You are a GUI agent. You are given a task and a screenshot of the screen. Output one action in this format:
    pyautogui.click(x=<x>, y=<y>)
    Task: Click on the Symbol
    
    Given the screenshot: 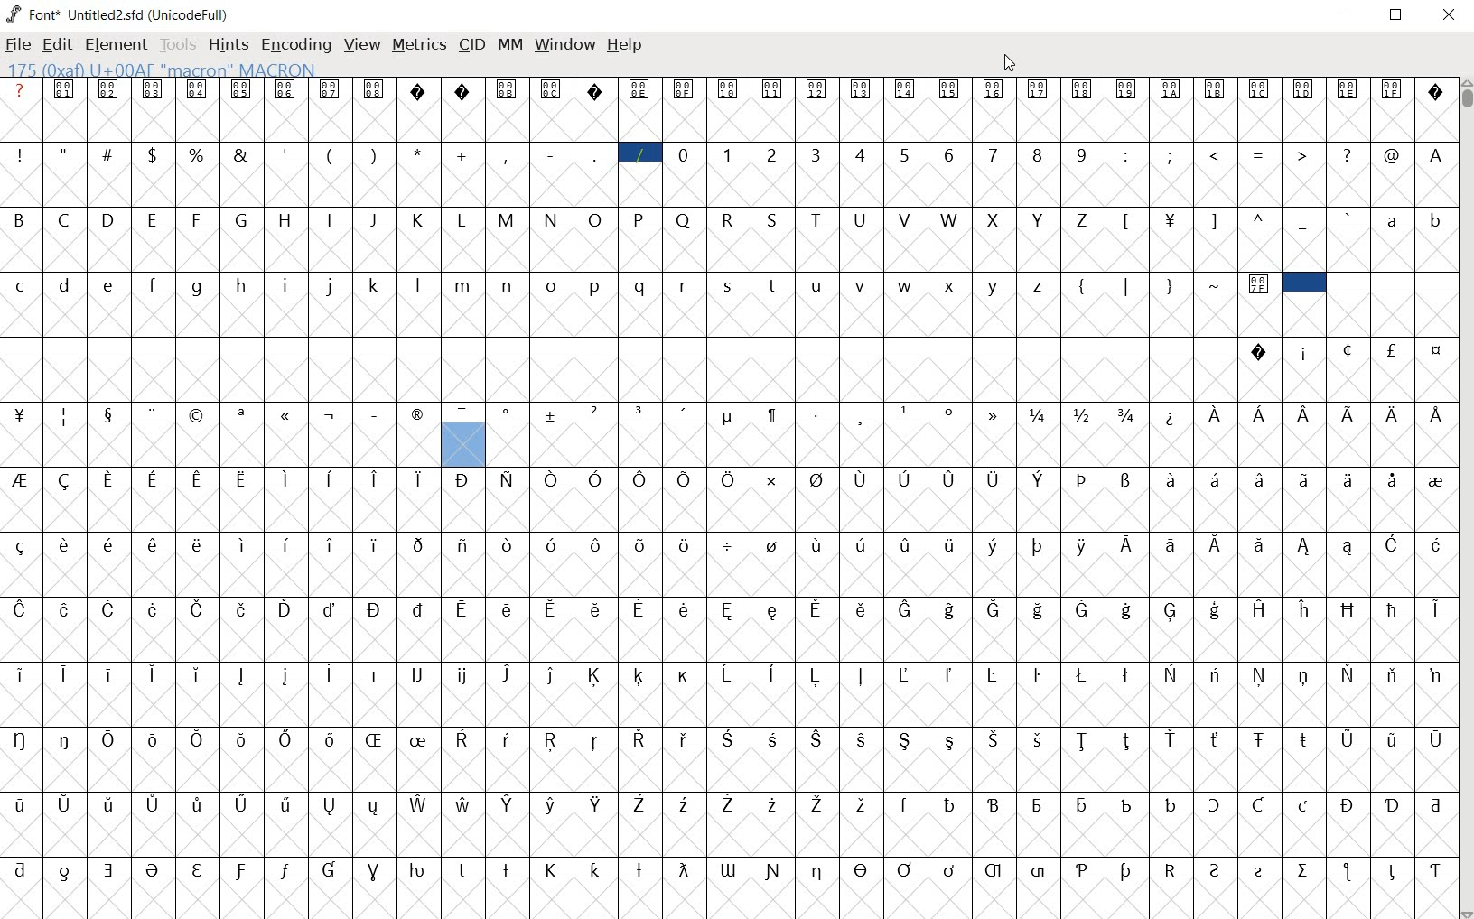 What is the action you would take?
    pyautogui.click(x=286, y=88)
    